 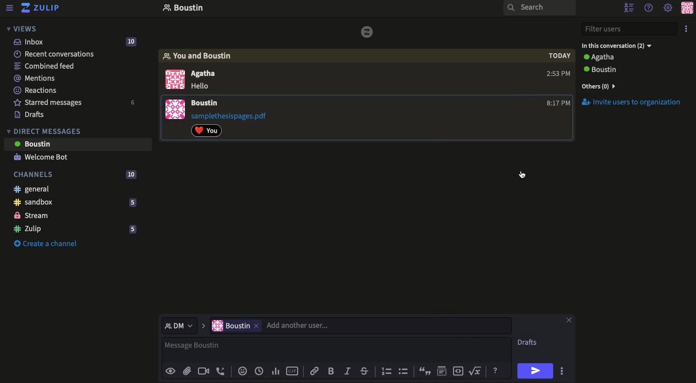 What do you see at coordinates (10, 7) in the screenshot?
I see `Menu` at bounding box center [10, 7].